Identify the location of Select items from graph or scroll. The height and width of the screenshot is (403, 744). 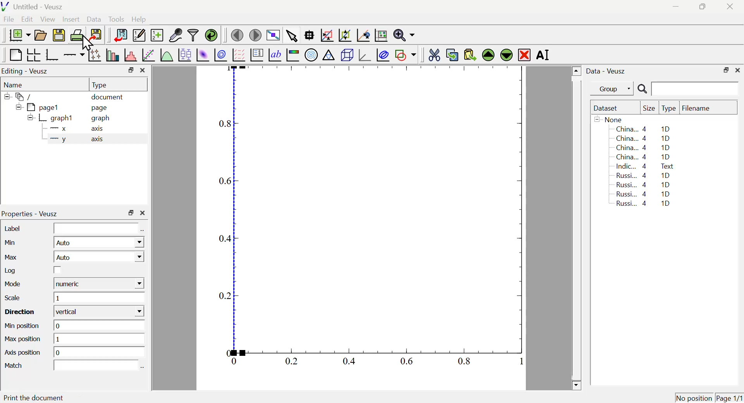
(291, 37).